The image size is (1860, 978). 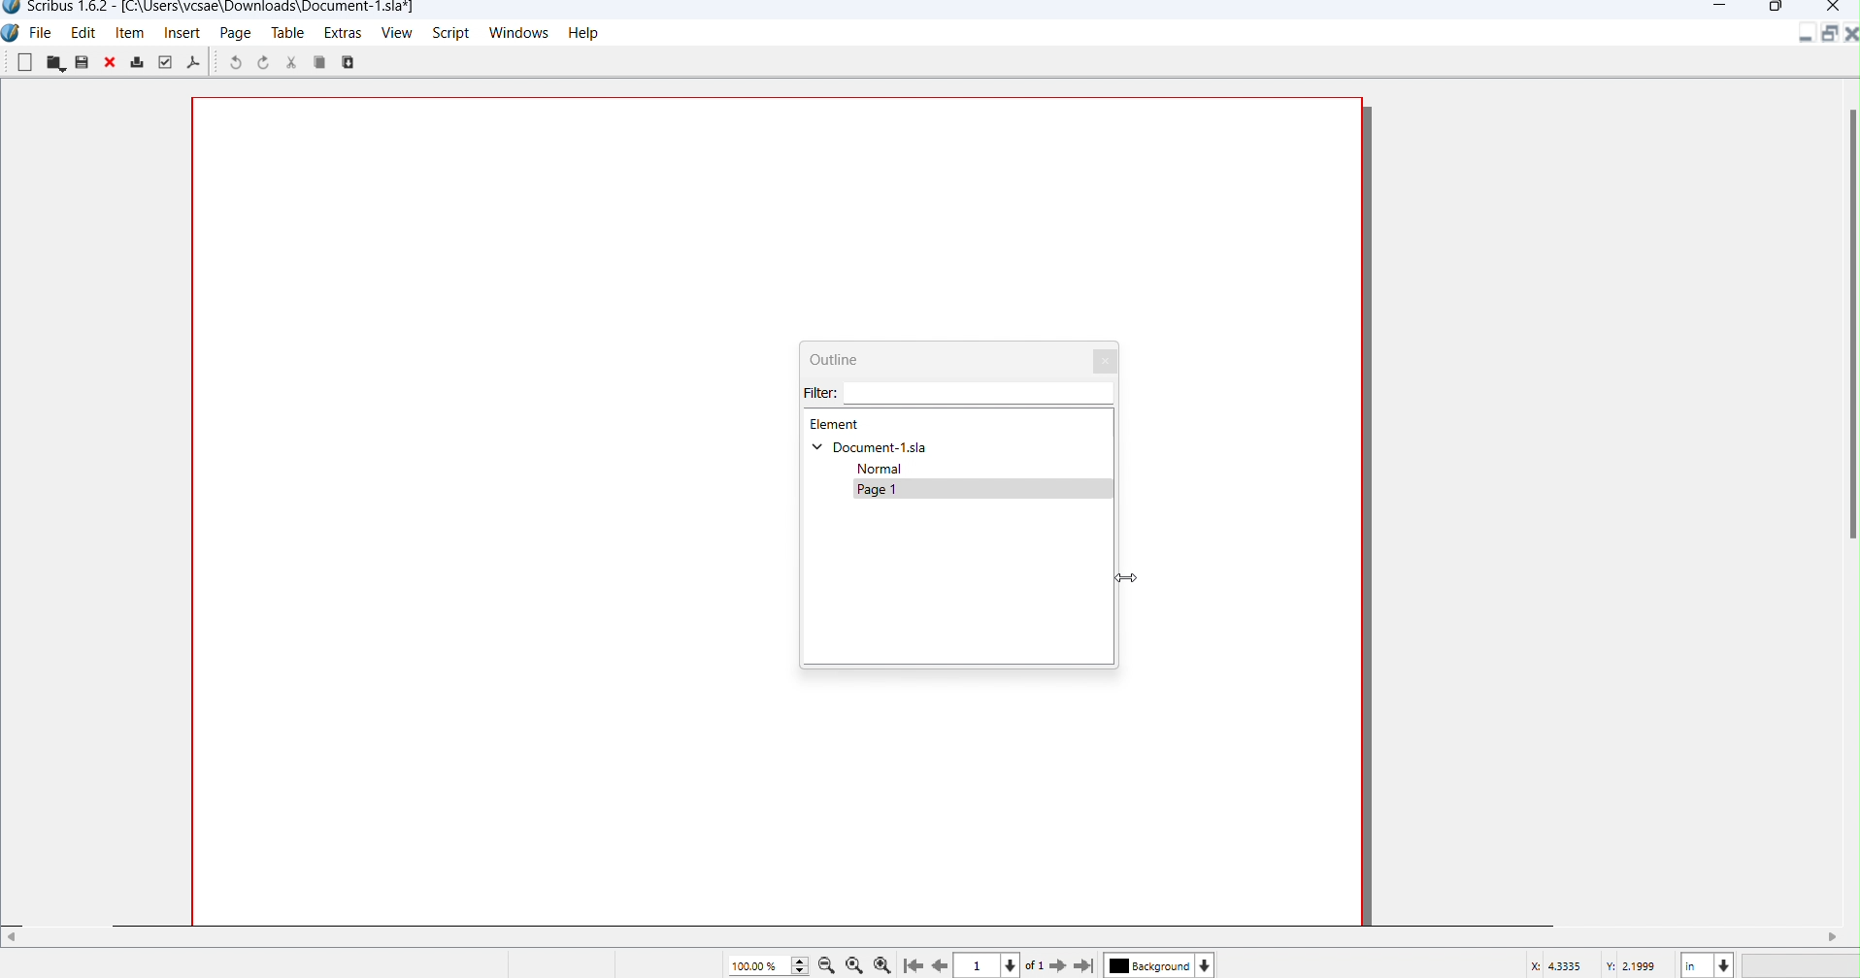 I want to click on , so click(x=112, y=61).